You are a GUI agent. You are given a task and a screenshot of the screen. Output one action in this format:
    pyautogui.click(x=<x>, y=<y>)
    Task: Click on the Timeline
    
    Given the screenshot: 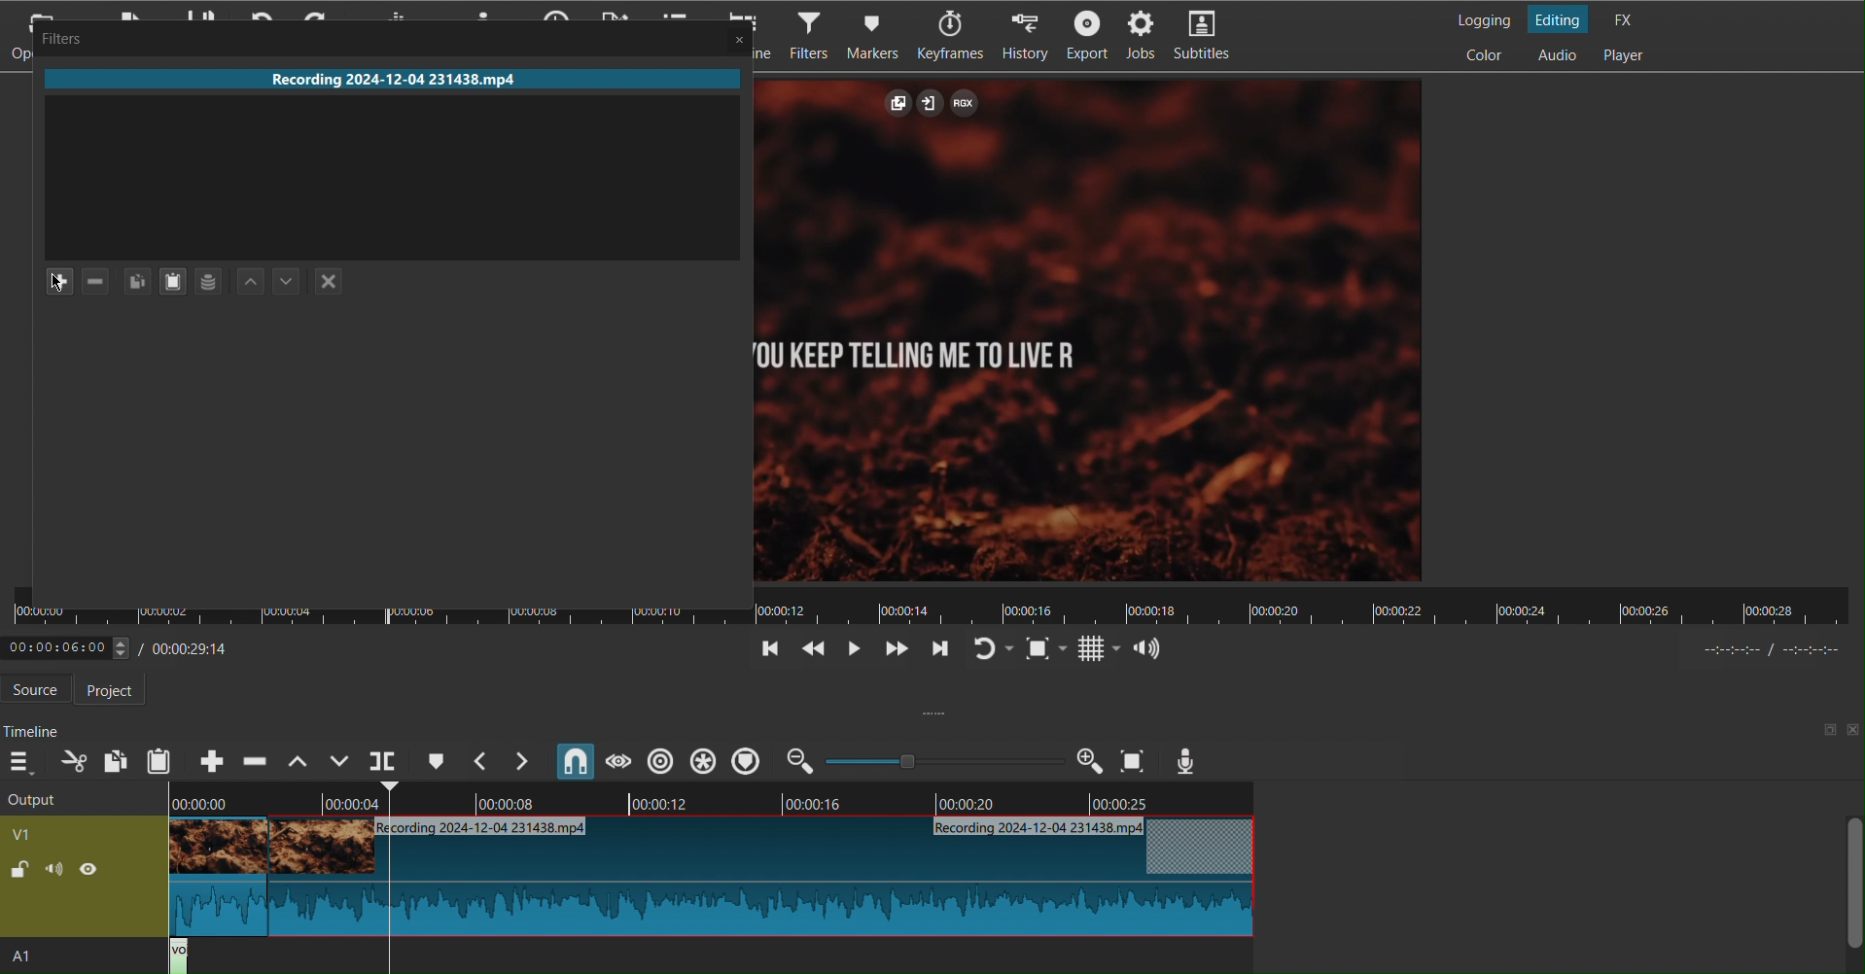 What is the action you would take?
    pyautogui.click(x=33, y=731)
    